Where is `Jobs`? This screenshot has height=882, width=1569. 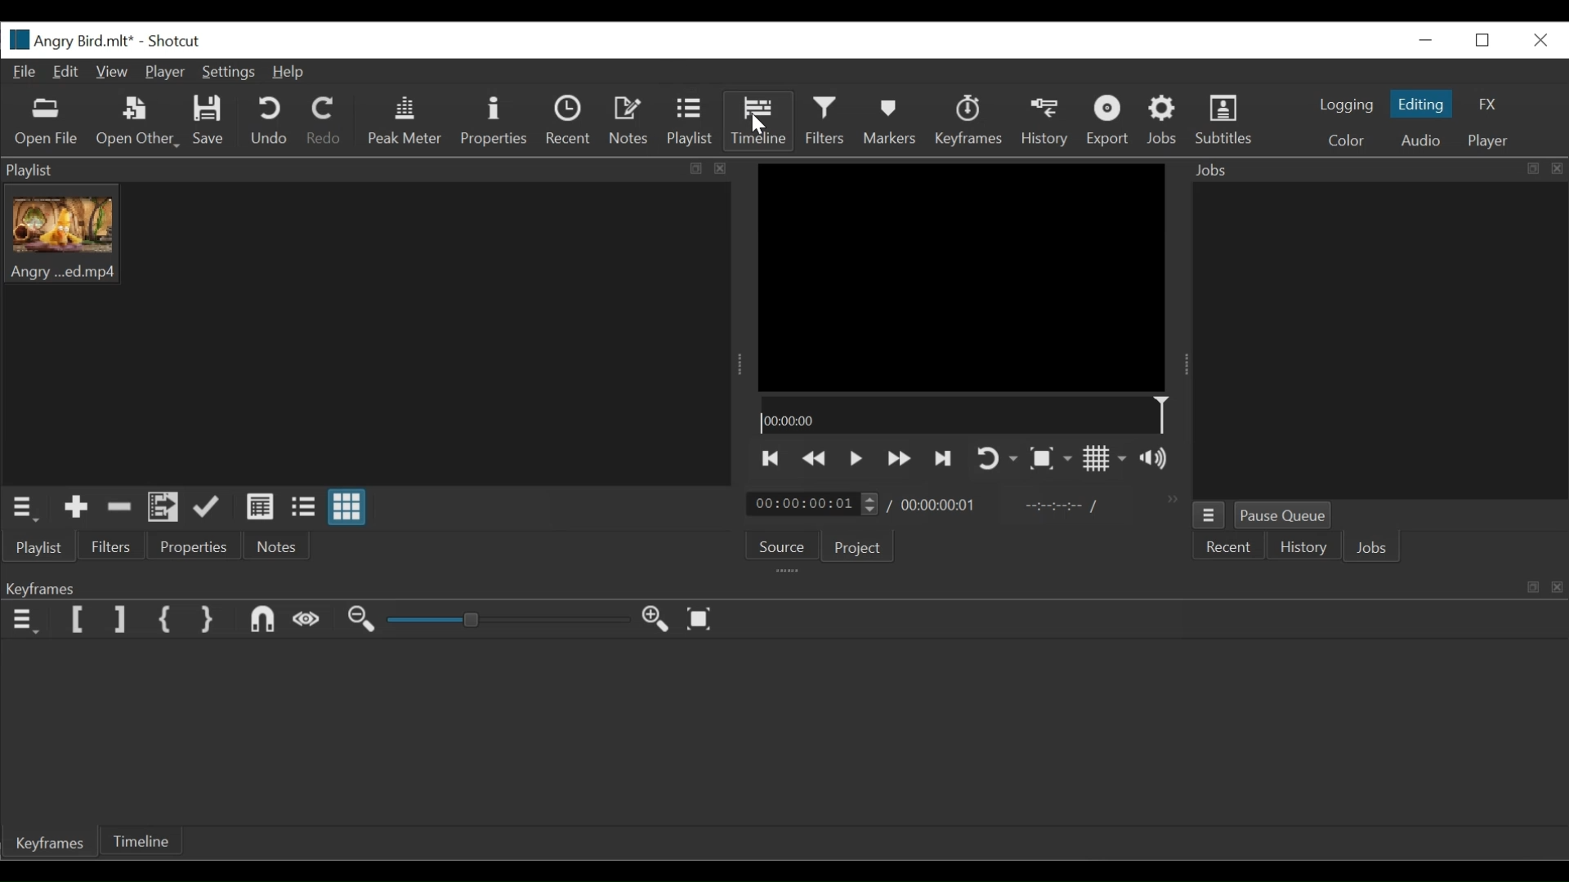
Jobs is located at coordinates (1164, 122).